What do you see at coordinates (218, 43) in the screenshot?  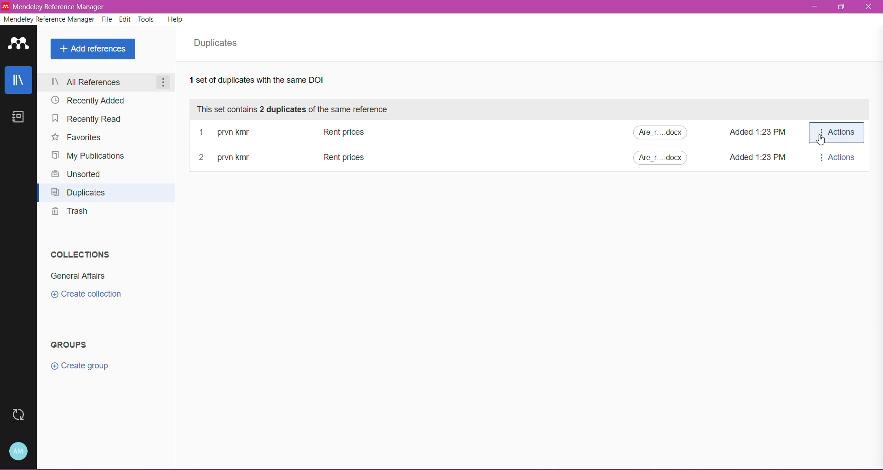 I see `Duplicates` at bounding box center [218, 43].